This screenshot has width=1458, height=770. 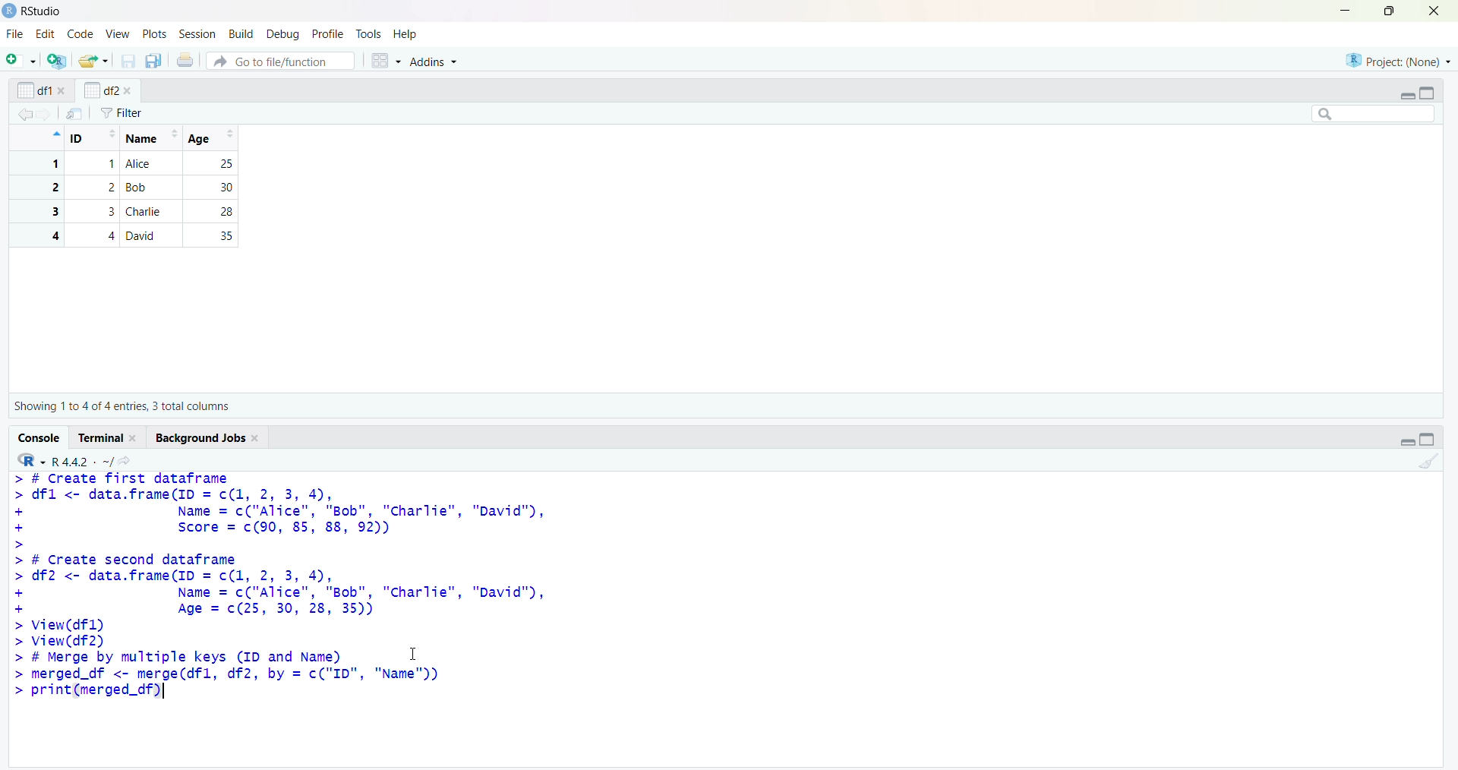 What do you see at coordinates (281, 560) in the screenshot?
I see `> # Create first dataframe> dfl <- data.frame(ID = c(1, 2, 3, 4),+ Name = c("Alice", "Bob", "charlie", "David"),+ Score = c(90, 85, 88, 92))>> # Create second dataframe> df2 <- data.frame(ID = c(1, 2, 3, 4),+ Name = c("Alice", "Bob", "Charlie", "David"),+ Age = c(25, 30, 28, 35))> View(dfl) > View(df2)` at bounding box center [281, 560].